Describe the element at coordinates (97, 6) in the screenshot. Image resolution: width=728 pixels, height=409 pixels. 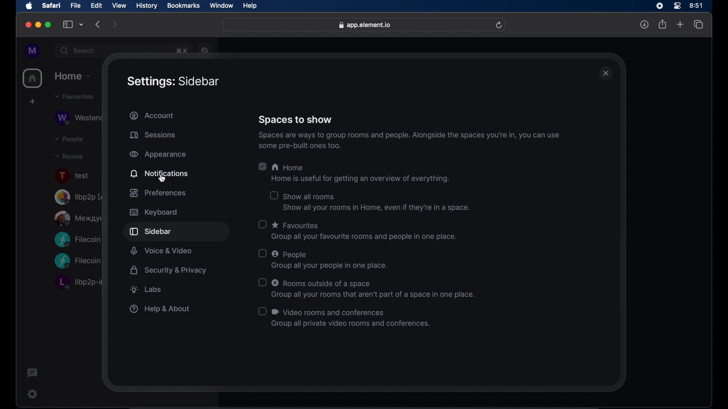
I see `edit` at that location.